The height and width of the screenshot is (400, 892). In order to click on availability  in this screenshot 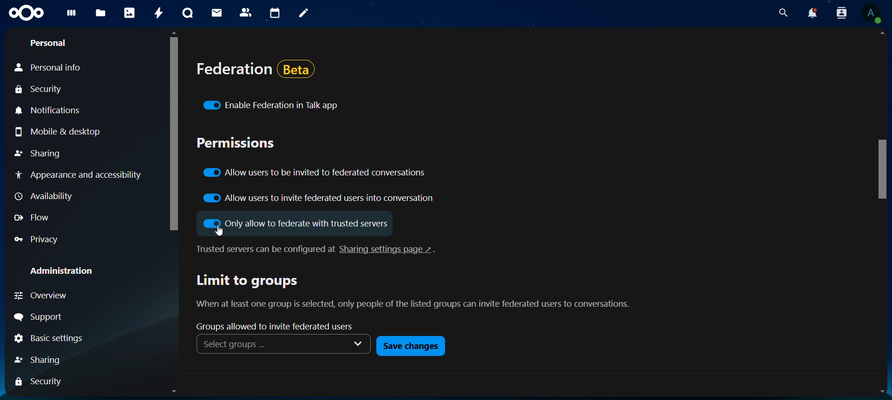, I will do `click(44, 197)`.